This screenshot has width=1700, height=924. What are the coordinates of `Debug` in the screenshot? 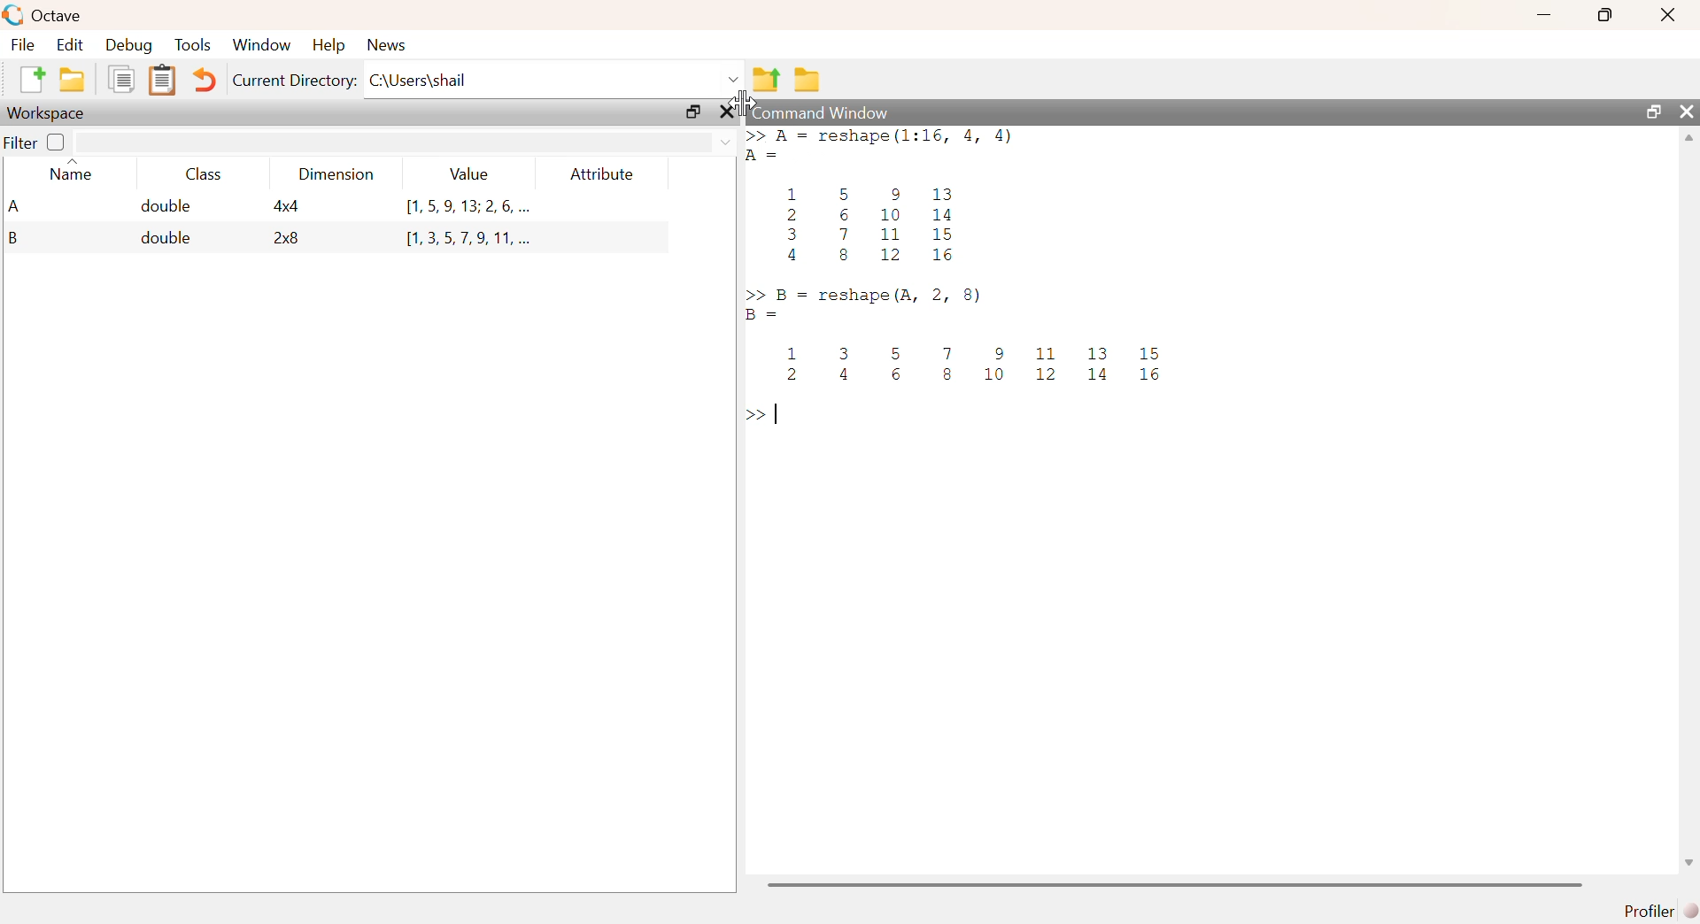 It's located at (128, 45).